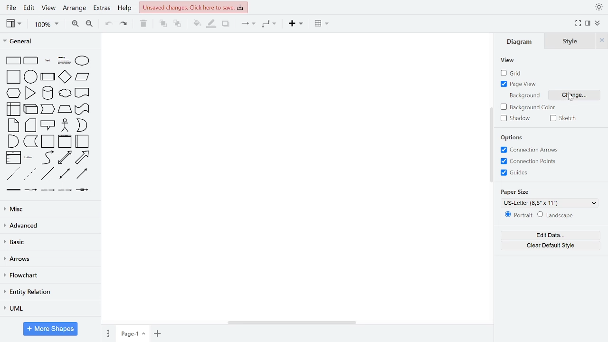  I want to click on general shapes, so click(82, 190).